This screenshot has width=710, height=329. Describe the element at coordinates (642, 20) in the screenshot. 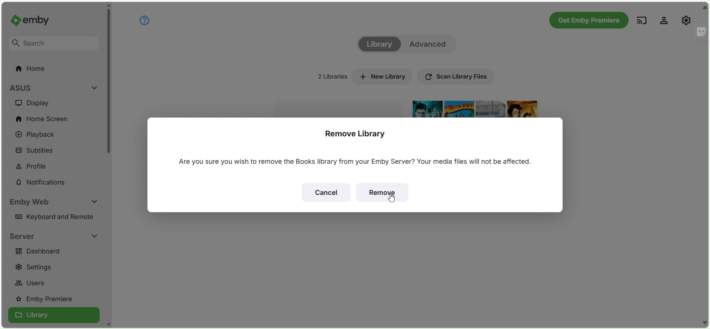

I see `Play on another device` at that location.